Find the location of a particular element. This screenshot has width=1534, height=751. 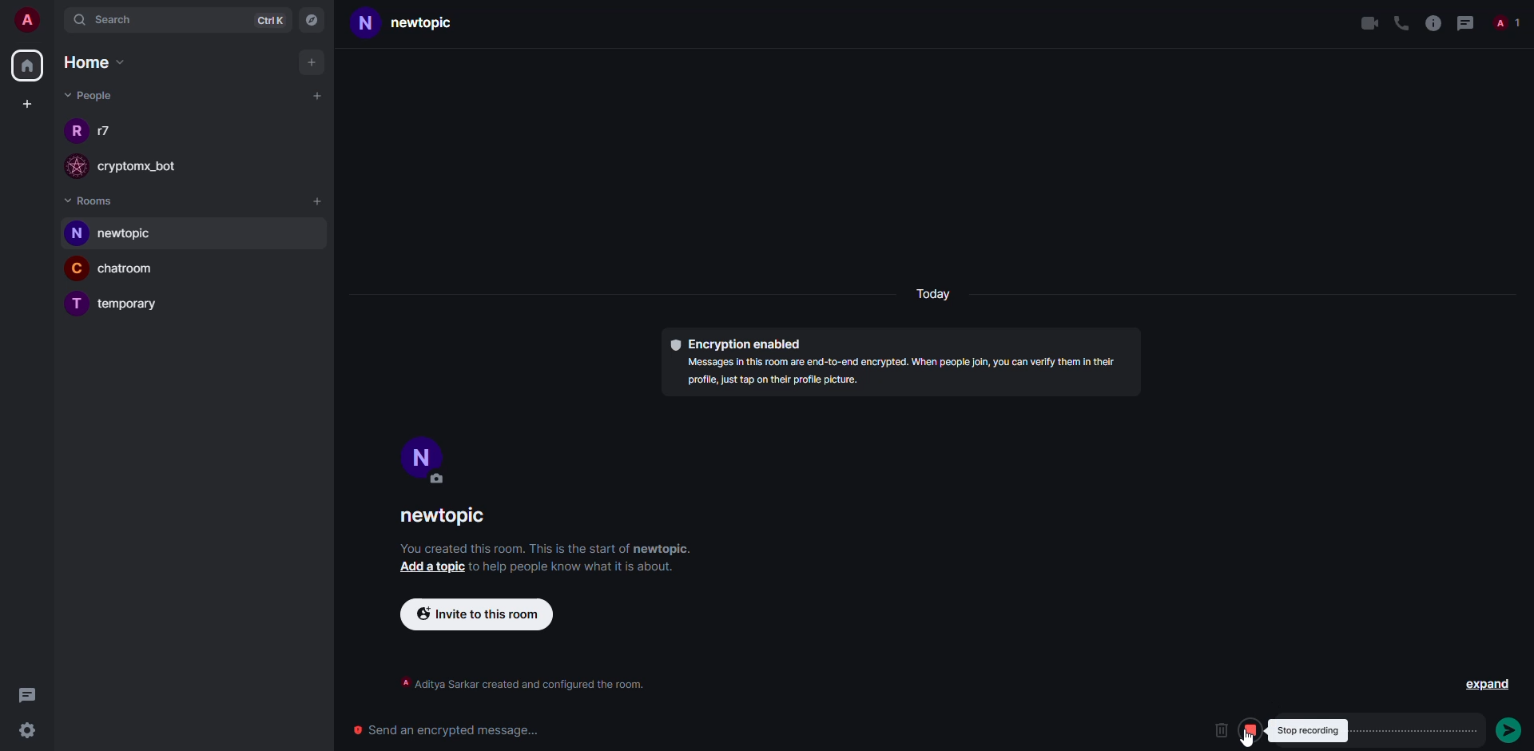

create space is located at coordinates (26, 105).